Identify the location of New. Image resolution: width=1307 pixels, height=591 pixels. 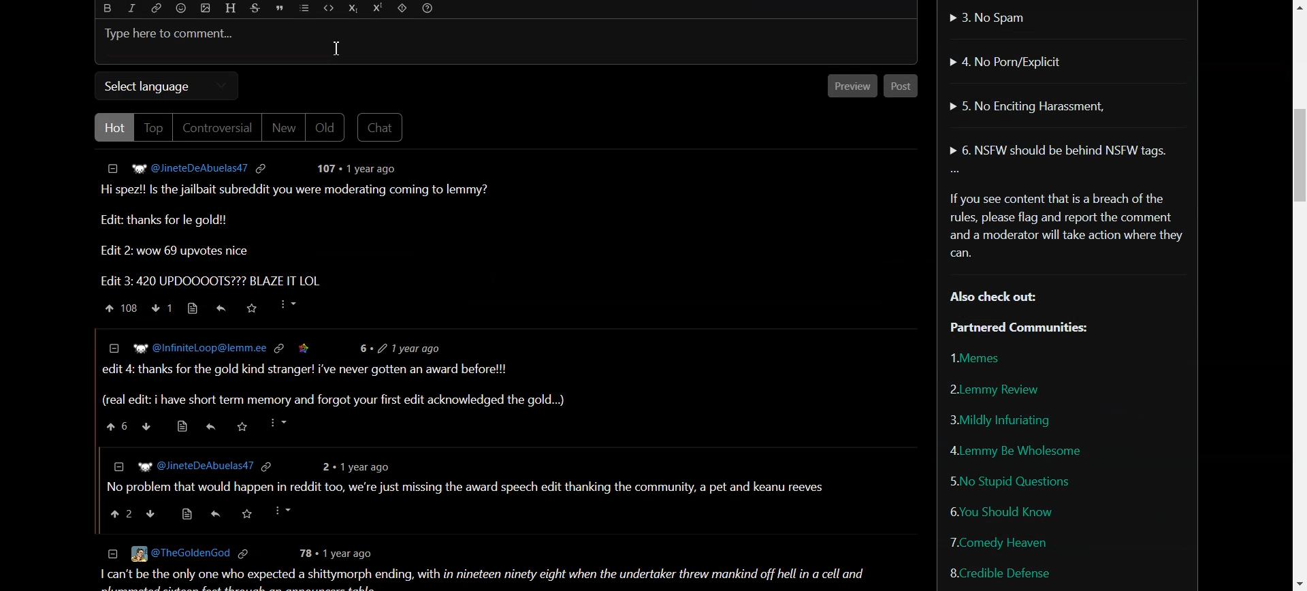
(285, 128).